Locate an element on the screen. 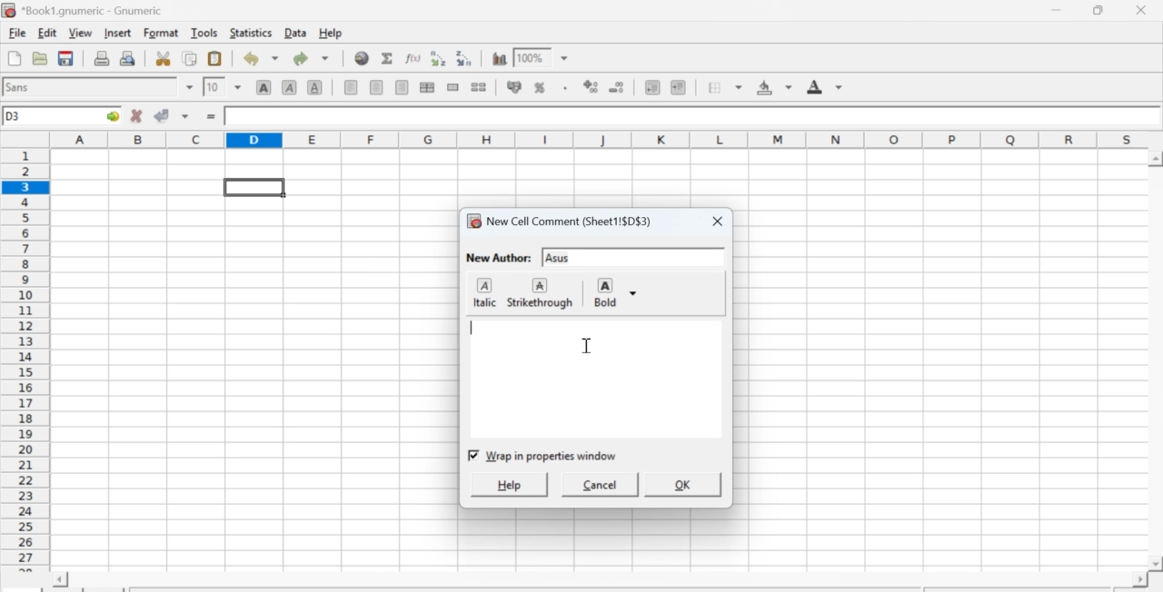 This screenshot has width=1163, height=592. cursor is located at coordinates (586, 345).